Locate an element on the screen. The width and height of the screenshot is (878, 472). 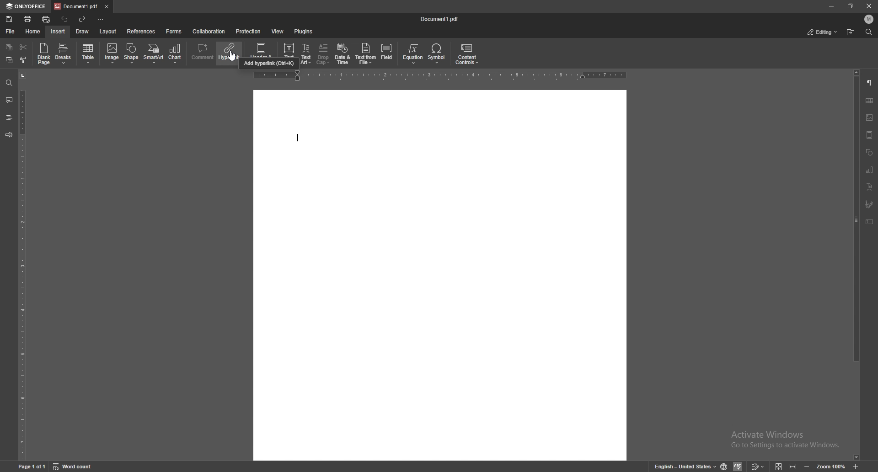
zoom in is located at coordinates (856, 467).